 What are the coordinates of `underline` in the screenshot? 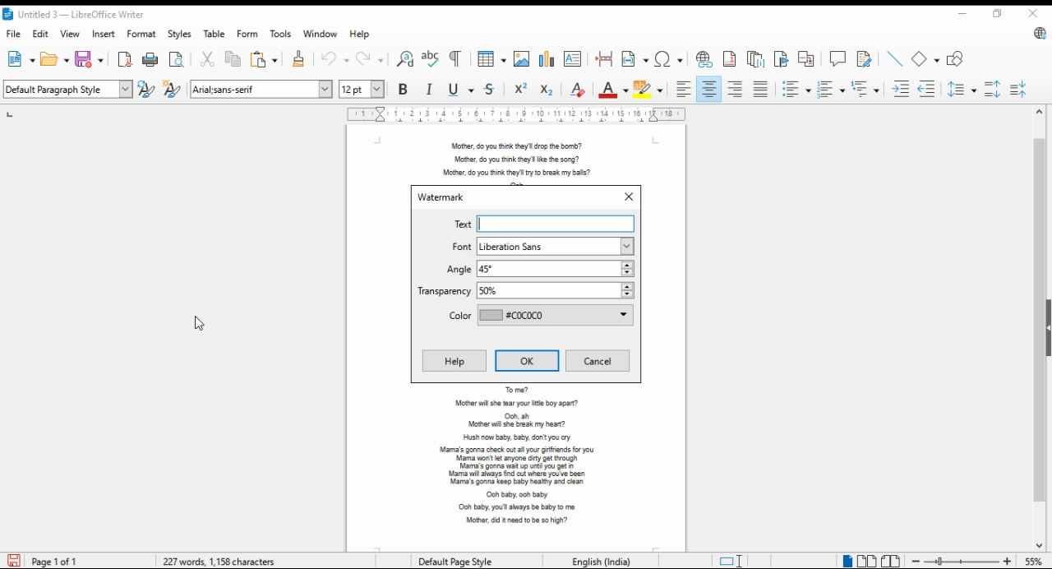 It's located at (459, 89).